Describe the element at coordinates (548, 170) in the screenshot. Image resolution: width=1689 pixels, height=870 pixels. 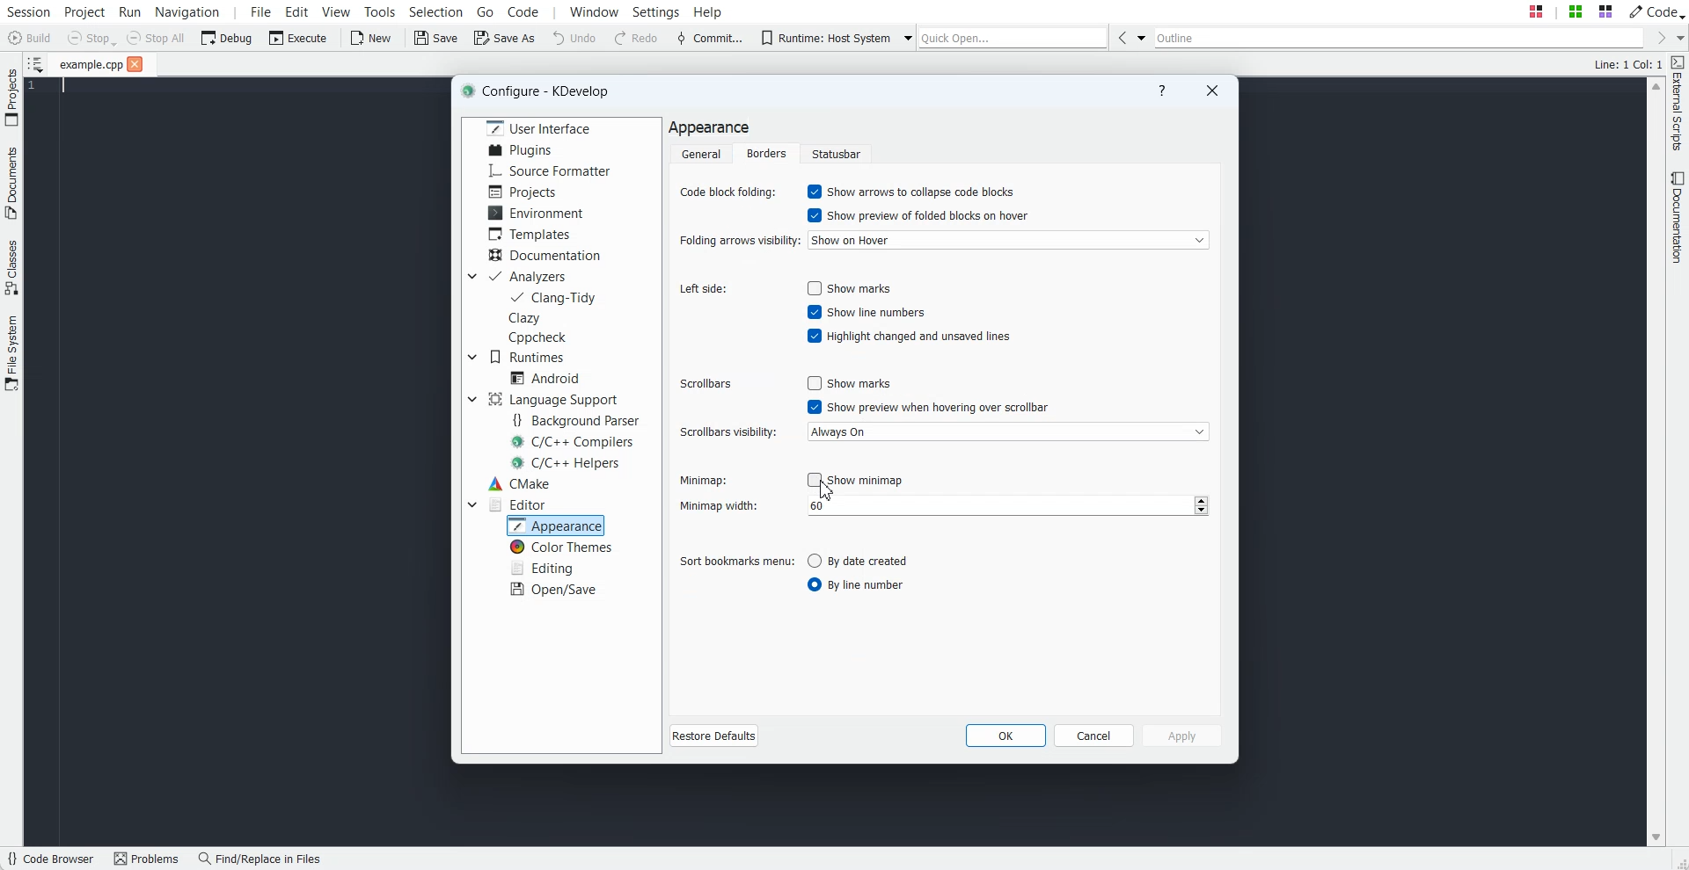
I see `Source Formatter` at that location.